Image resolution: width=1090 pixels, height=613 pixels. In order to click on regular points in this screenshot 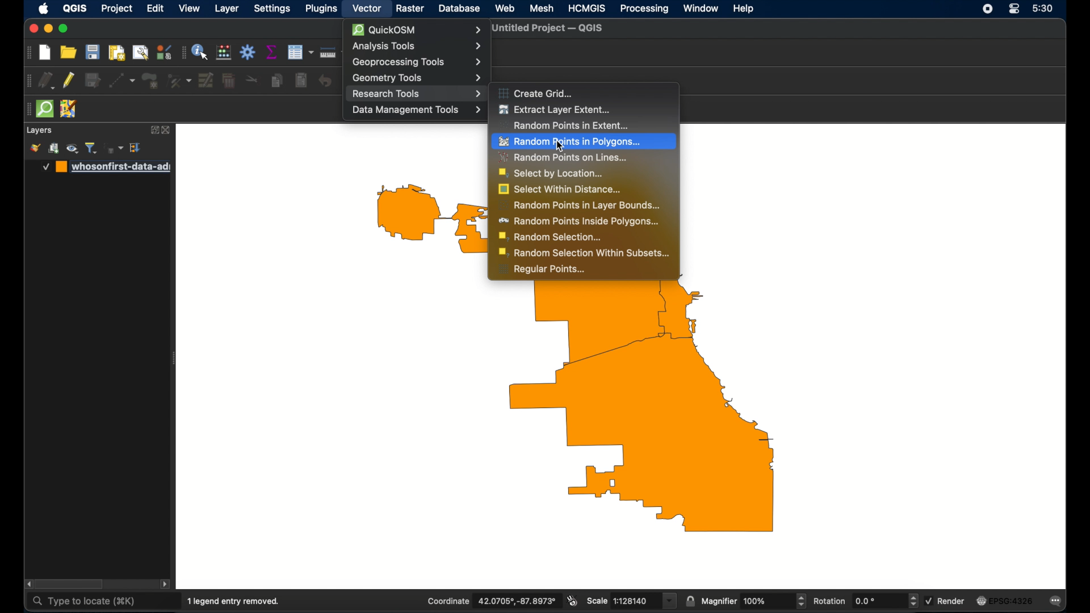, I will do `click(542, 270)`.